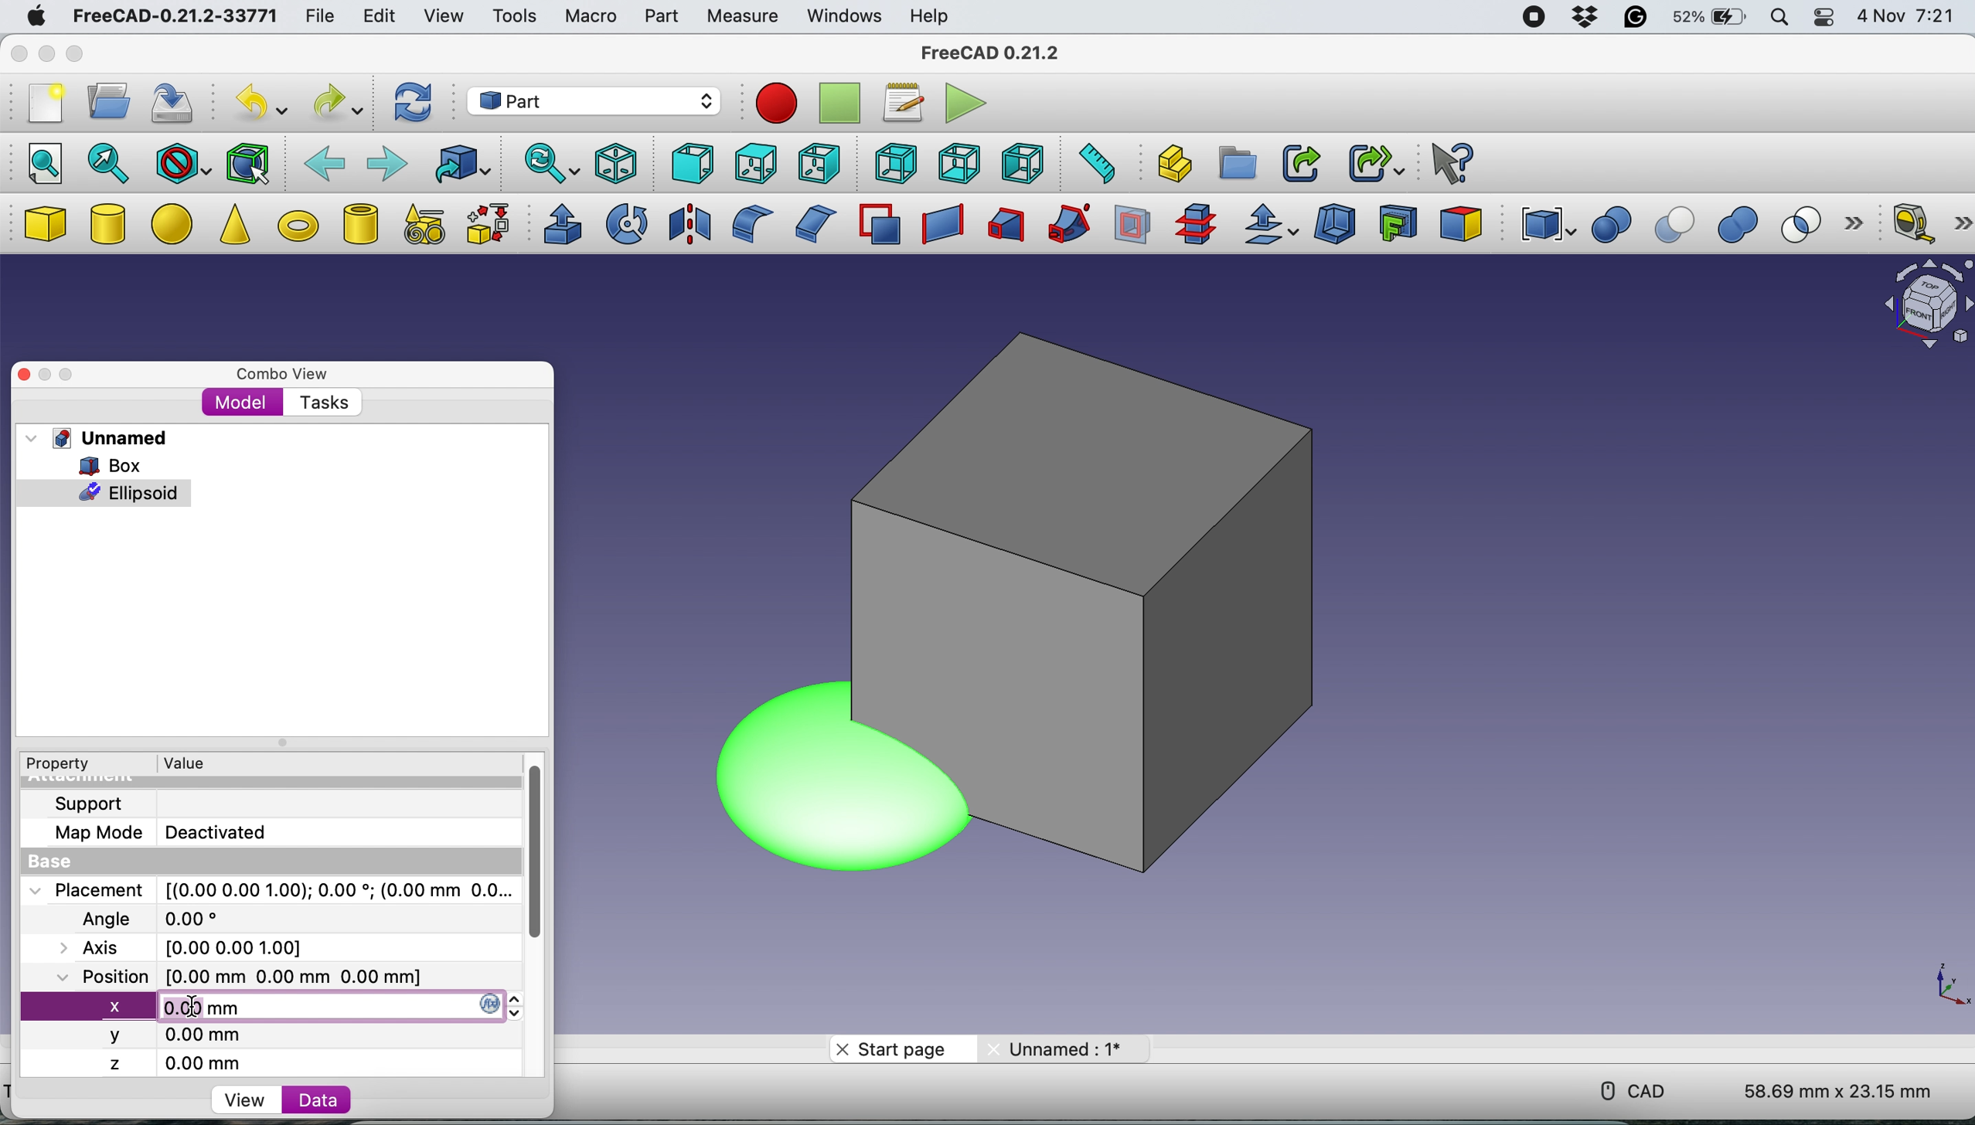 The height and width of the screenshot is (1125, 1975). What do you see at coordinates (1533, 19) in the screenshot?
I see `screen recorder` at bounding box center [1533, 19].